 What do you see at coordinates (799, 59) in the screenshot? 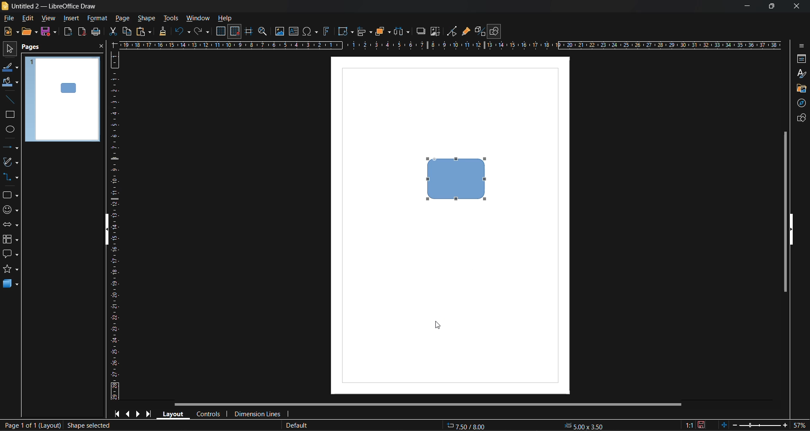
I see `properties` at bounding box center [799, 59].